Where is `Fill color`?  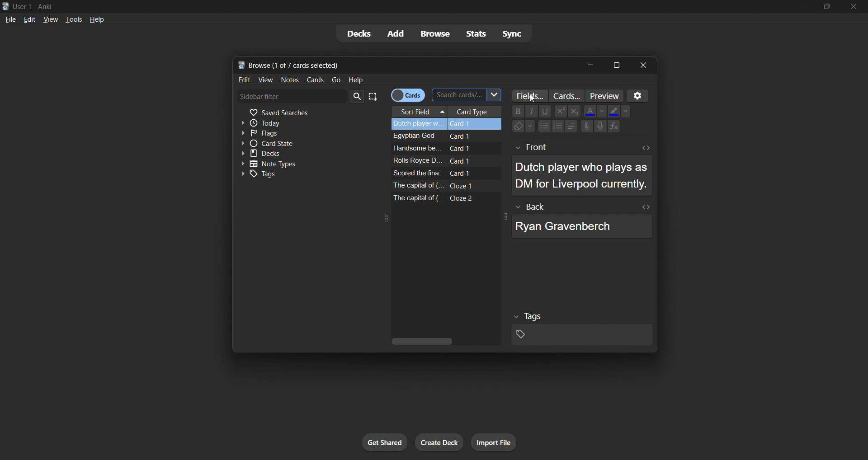 Fill color is located at coordinates (613, 111).